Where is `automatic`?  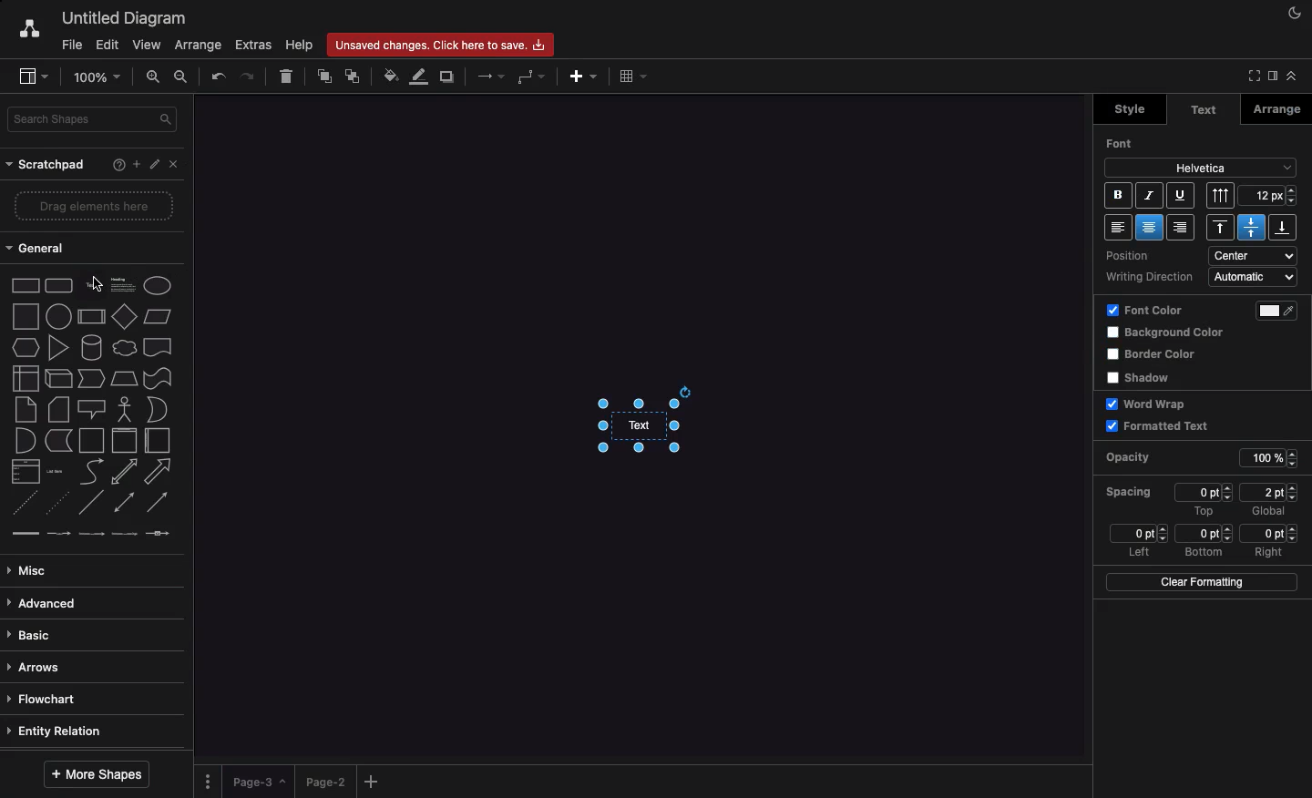 automatic is located at coordinates (1255, 277).